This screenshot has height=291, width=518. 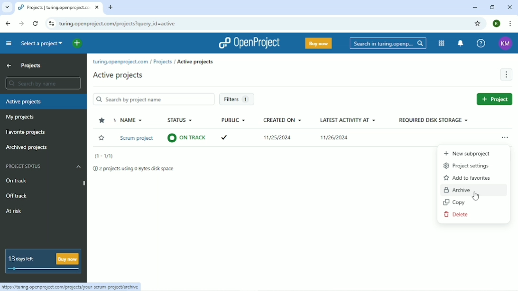 What do you see at coordinates (460, 44) in the screenshot?
I see `To notification center` at bounding box center [460, 44].